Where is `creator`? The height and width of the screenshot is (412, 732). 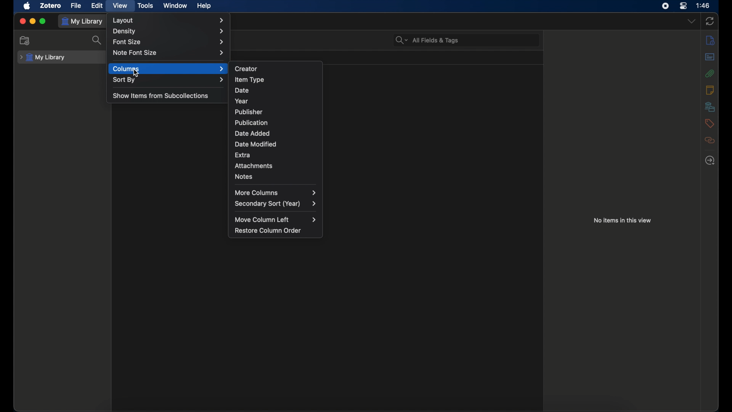 creator is located at coordinates (247, 68).